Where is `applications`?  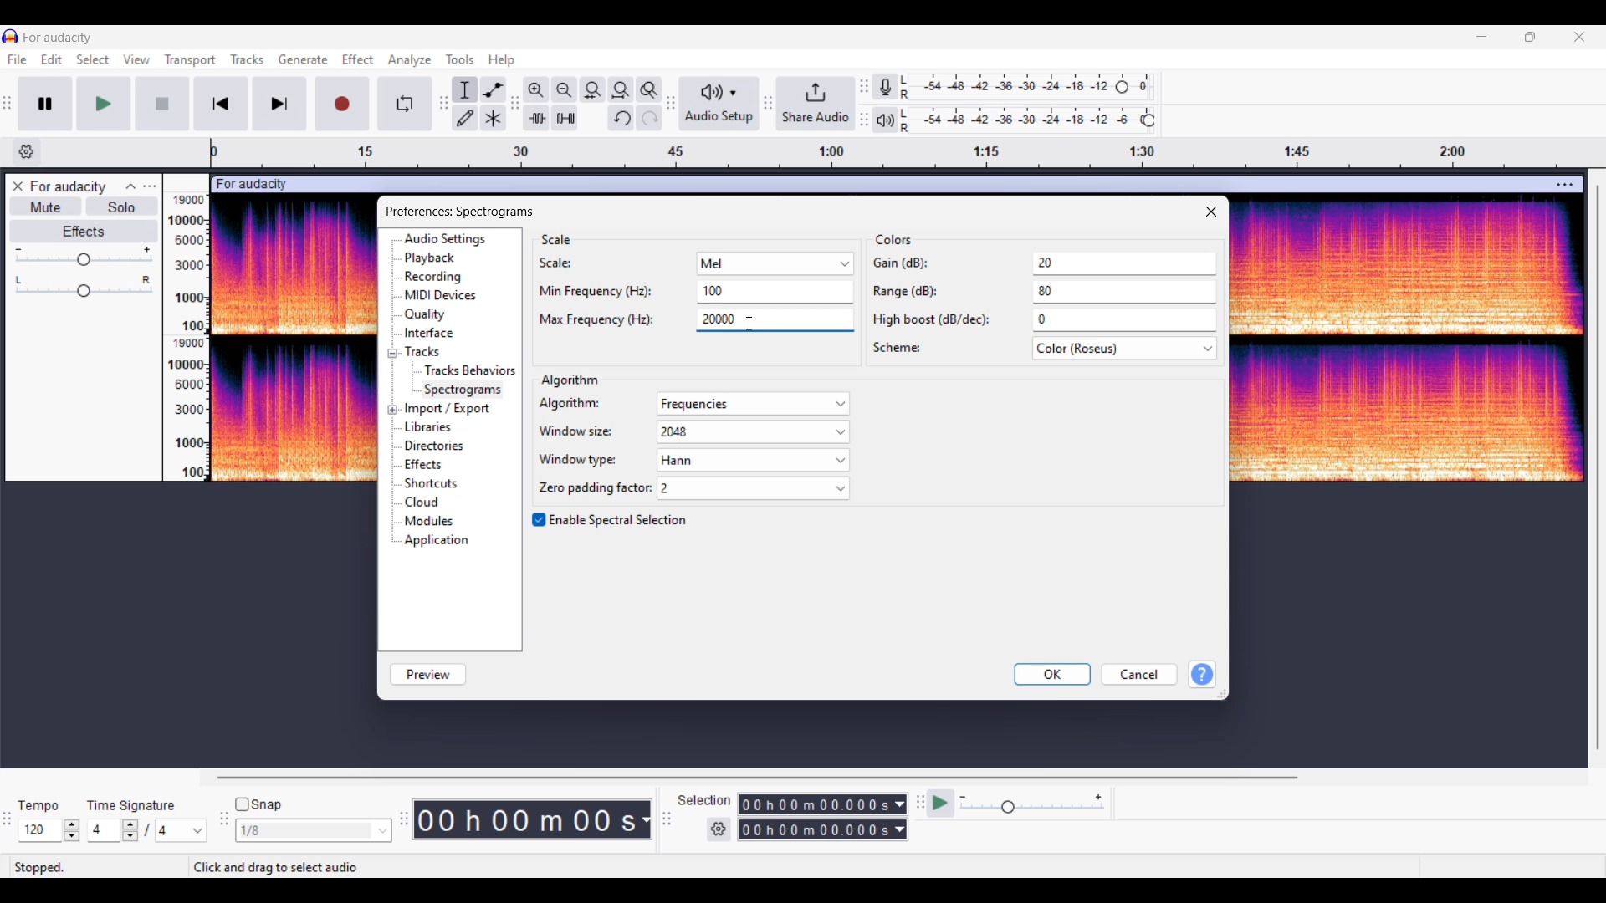
applications is located at coordinates (439, 541).